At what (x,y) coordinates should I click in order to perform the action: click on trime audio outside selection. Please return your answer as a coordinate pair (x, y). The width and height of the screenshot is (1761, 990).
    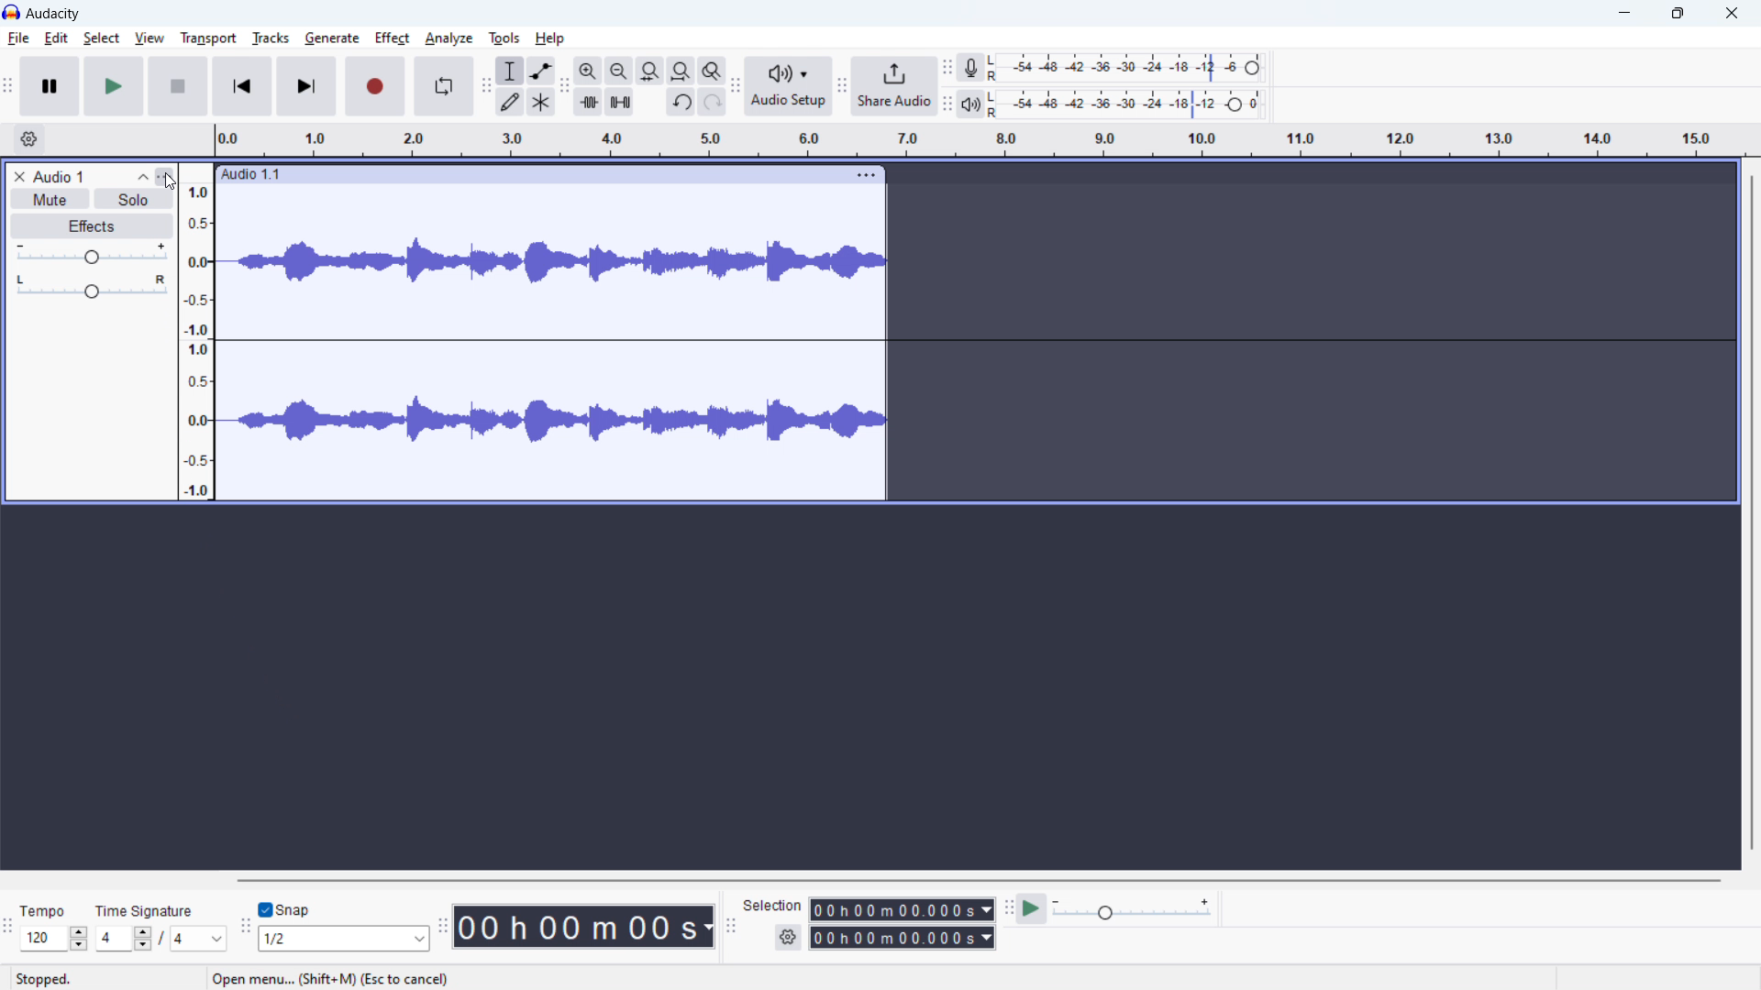
    Looking at the image, I should click on (589, 102).